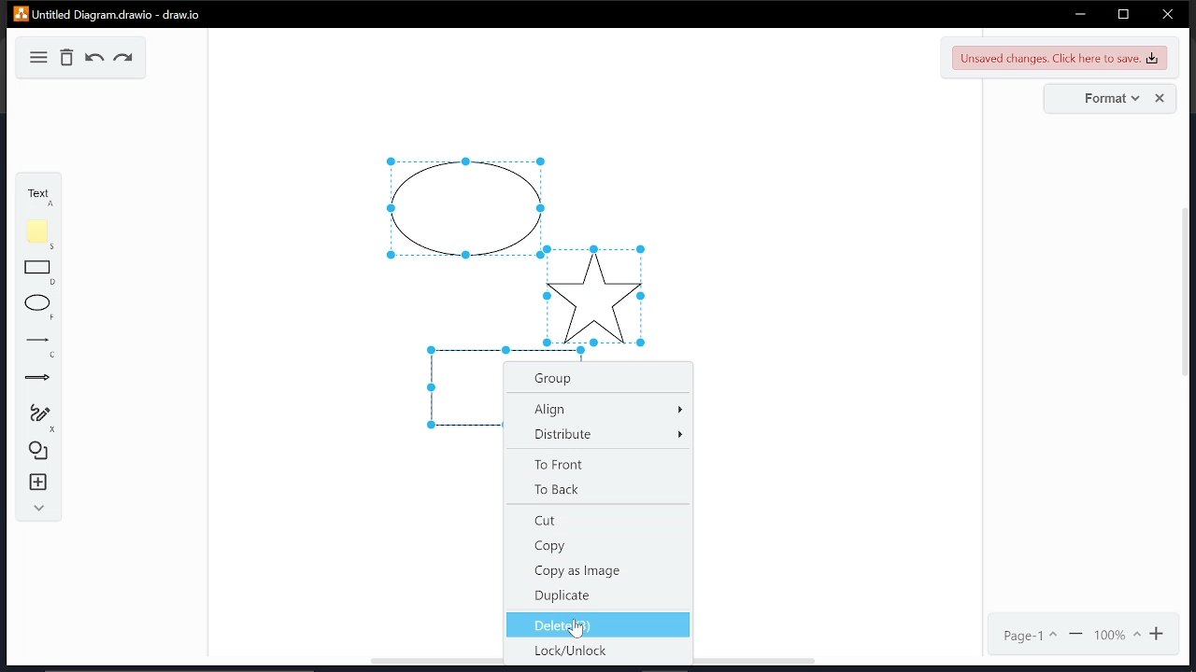  What do you see at coordinates (124, 60) in the screenshot?
I see `redo` at bounding box center [124, 60].